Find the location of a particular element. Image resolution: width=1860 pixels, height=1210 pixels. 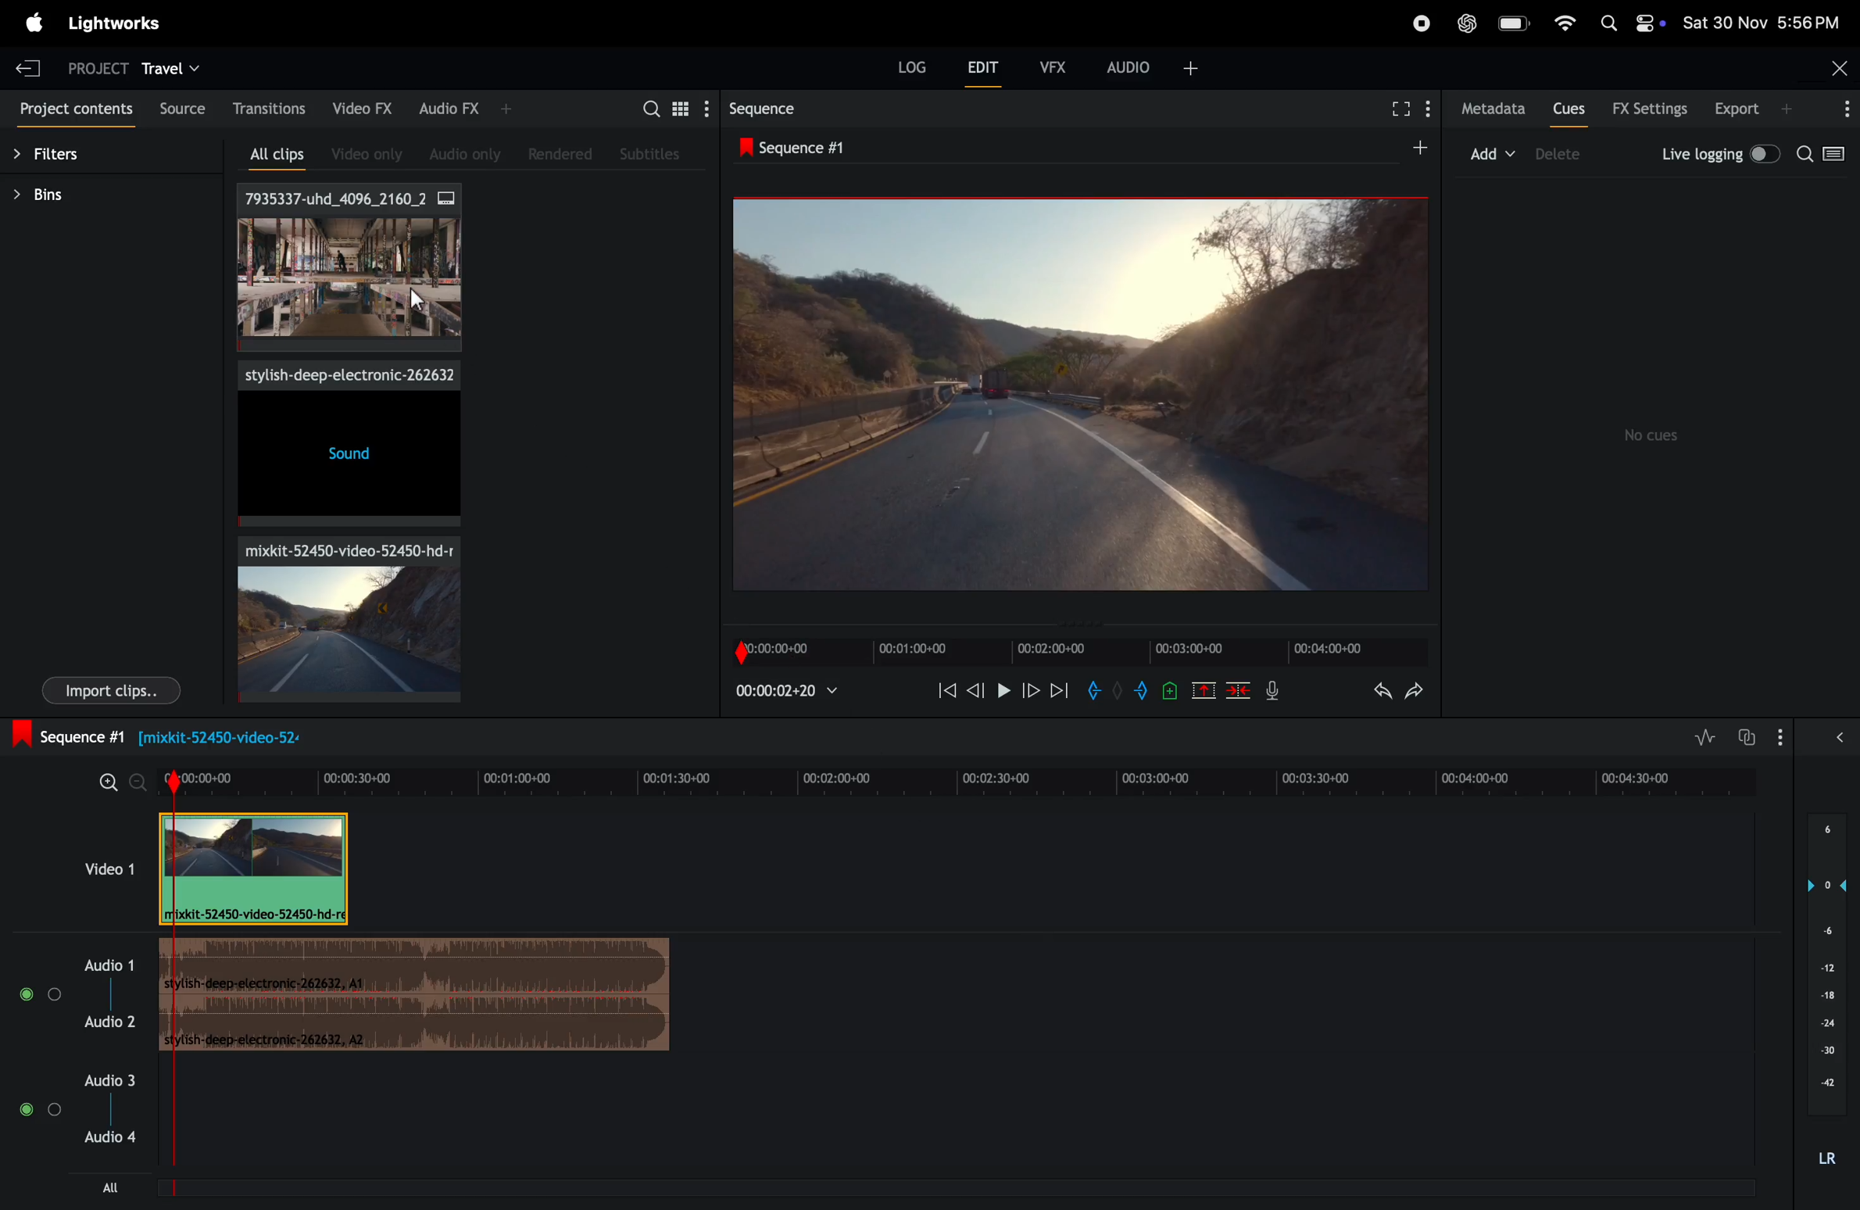

battery is located at coordinates (1515, 25).